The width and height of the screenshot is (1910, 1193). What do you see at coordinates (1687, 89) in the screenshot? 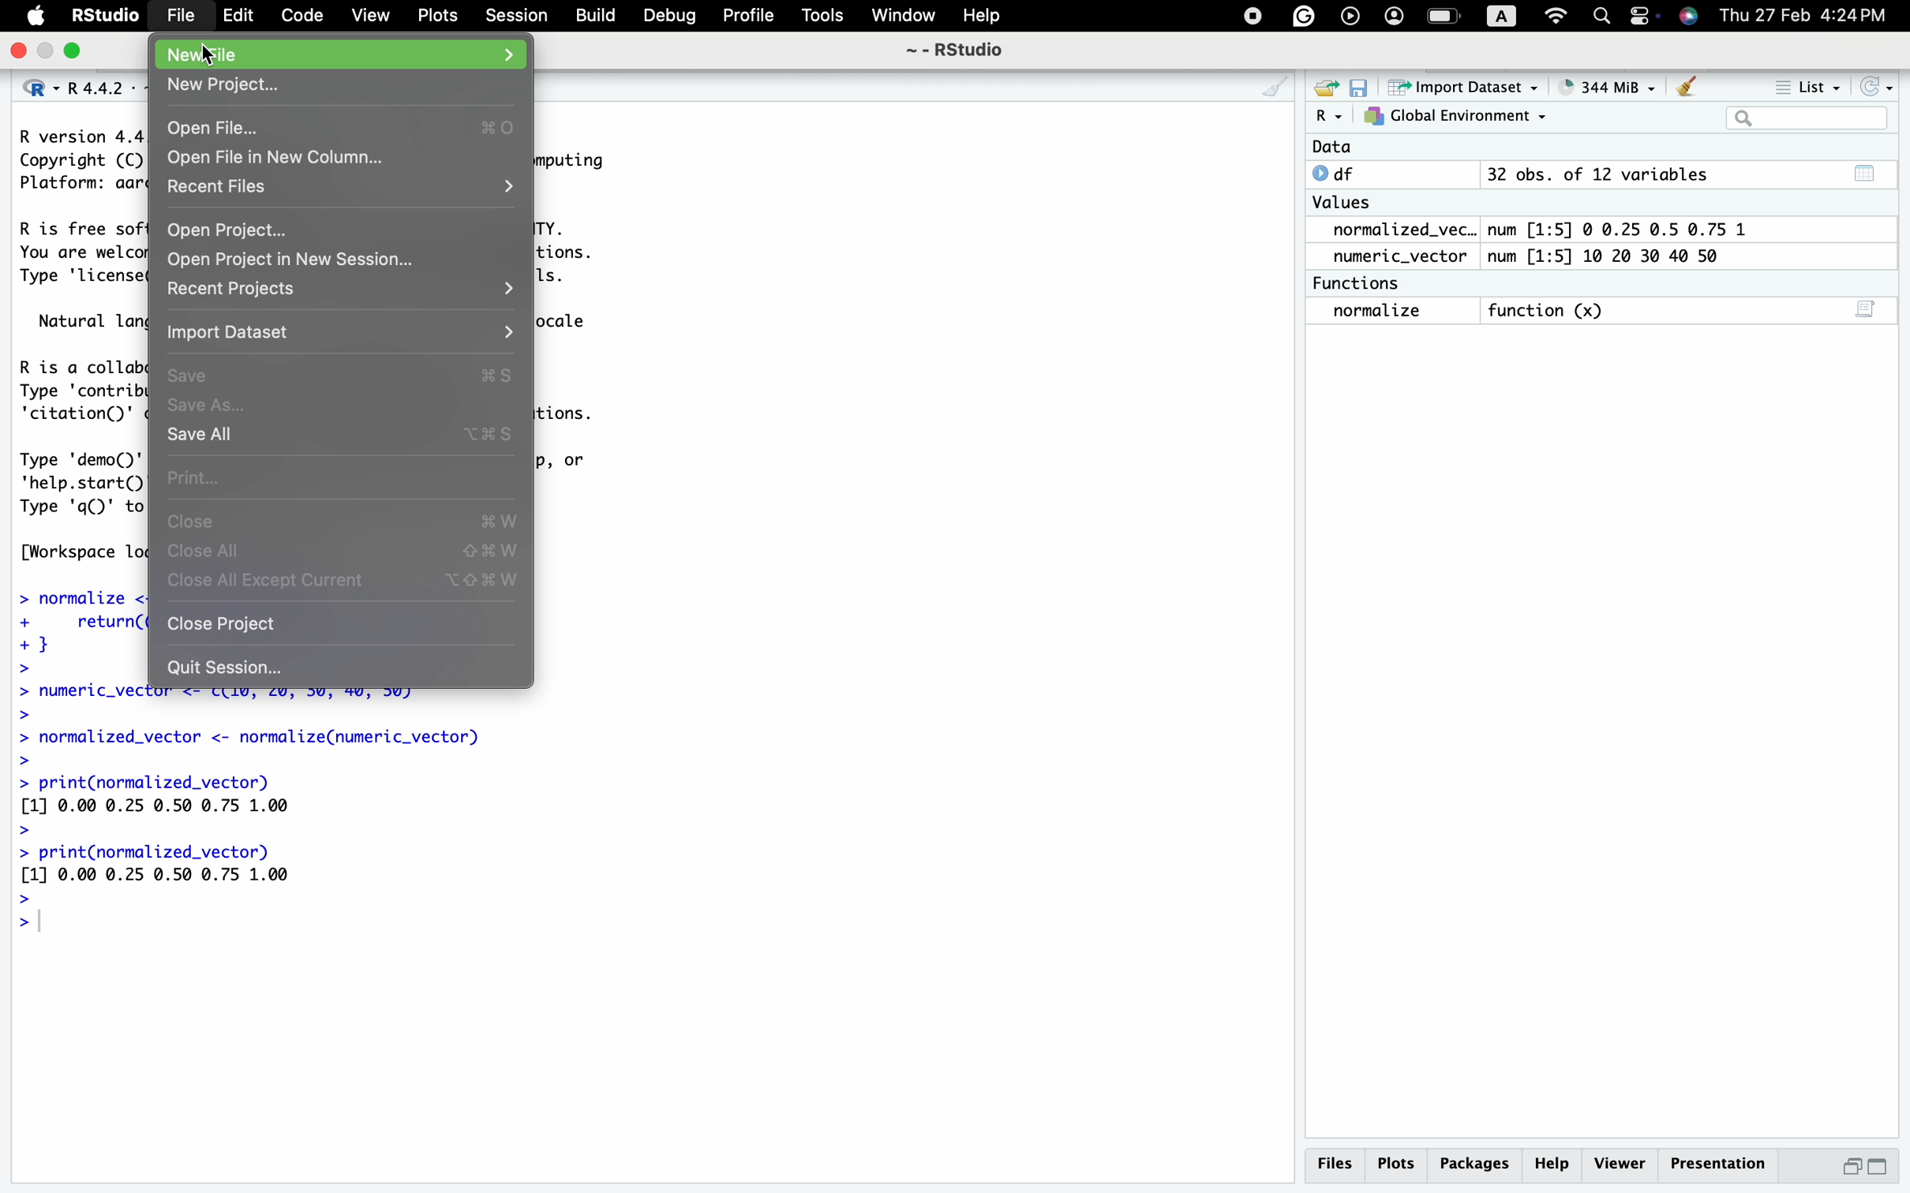
I see `Clear data` at bounding box center [1687, 89].